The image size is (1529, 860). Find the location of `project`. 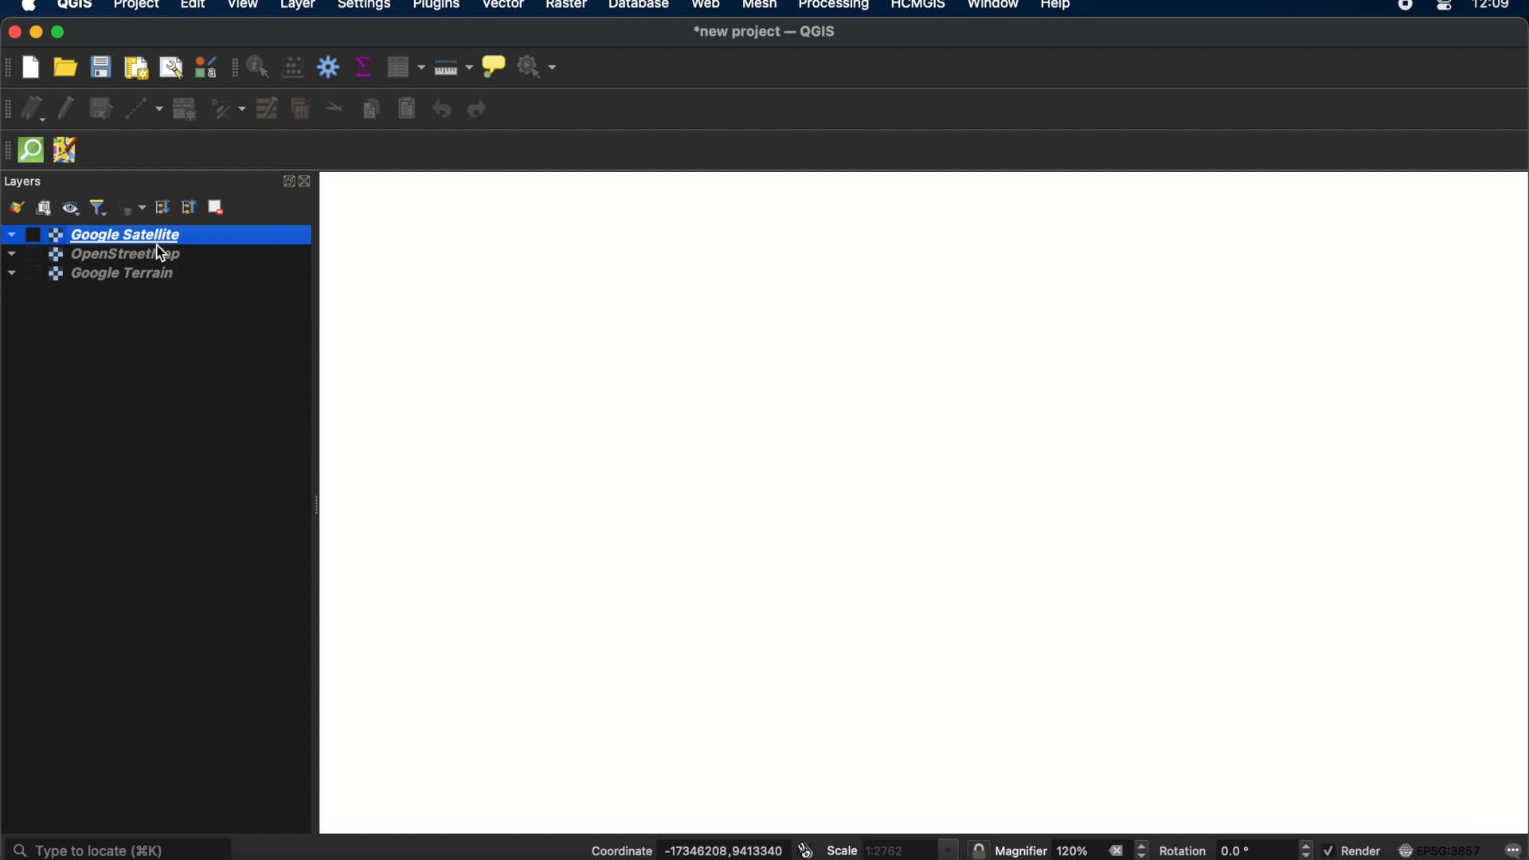

project is located at coordinates (135, 6).